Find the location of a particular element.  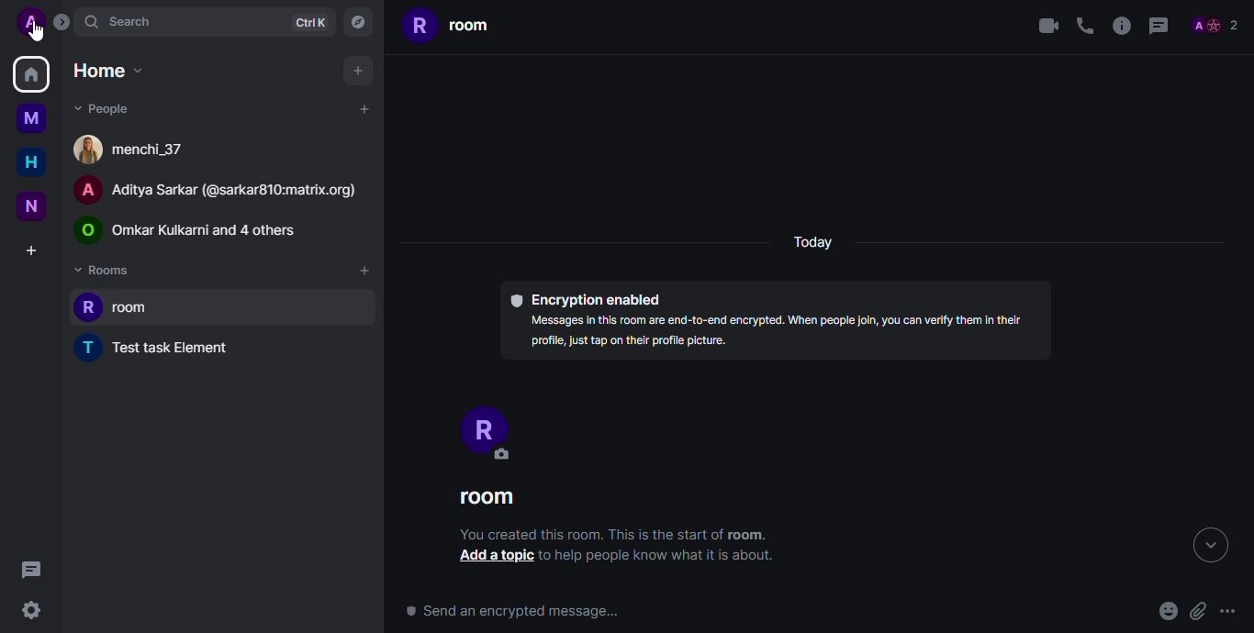

add room is located at coordinates (364, 270).